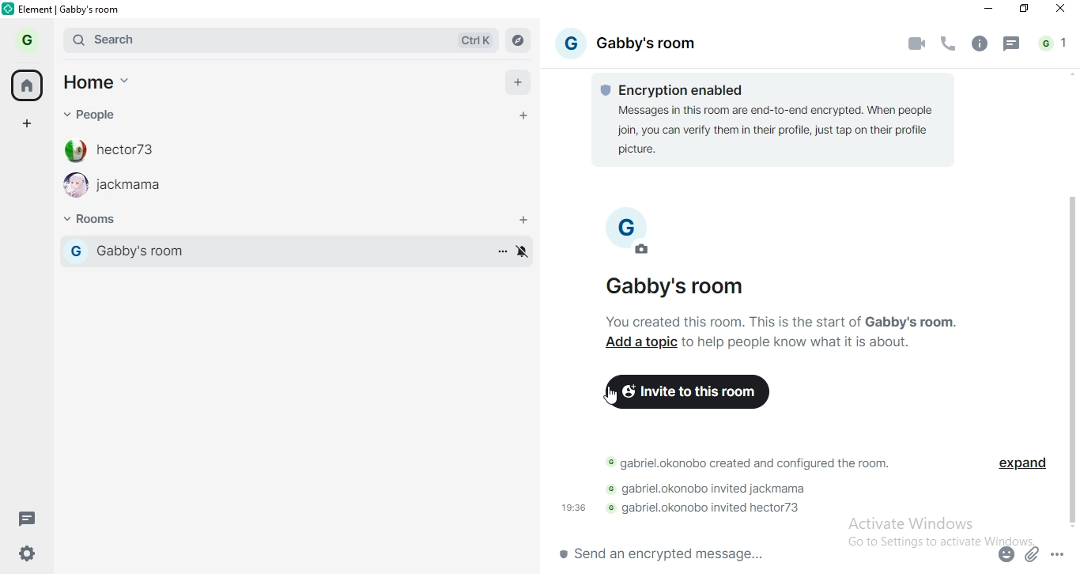 The height and width of the screenshot is (574, 1080). What do you see at coordinates (202, 42) in the screenshot?
I see `search bar` at bounding box center [202, 42].